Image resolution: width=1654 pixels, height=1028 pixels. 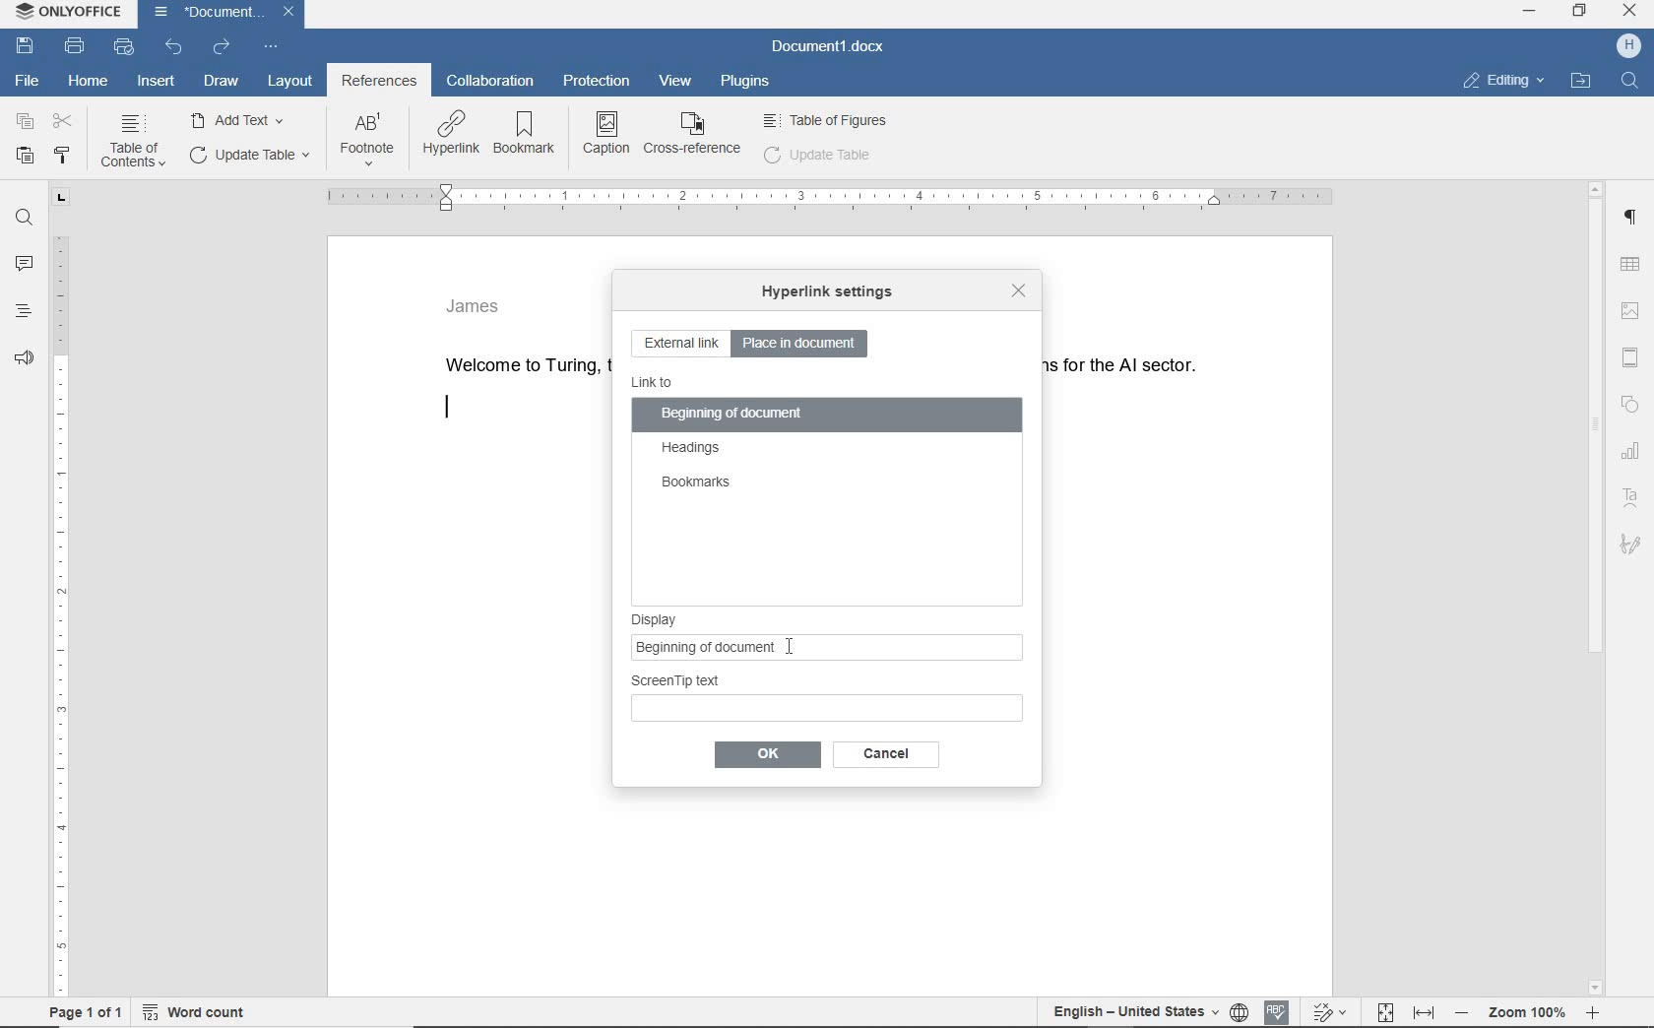 What do you see at coordinates (1240, 1013) in the screenshot?
I see `set document language` at bounding box center [1240, 1013].